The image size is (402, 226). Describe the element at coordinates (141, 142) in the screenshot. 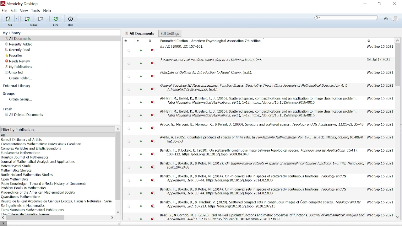

I see `status` at that location.